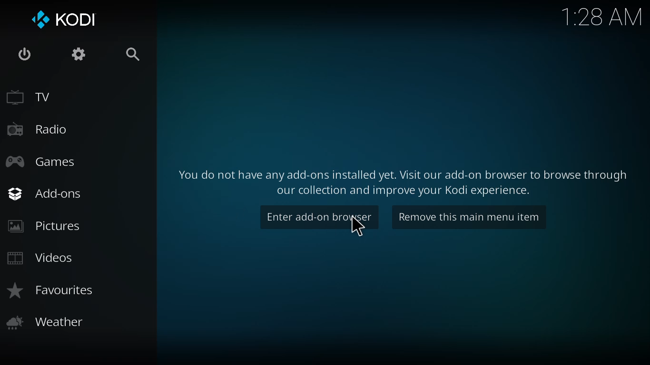 This screenshot has width=650, height=365. What do you see at coordinates (23, 55) in the screenshot?
I see `power` at bounding box center [23, 55].